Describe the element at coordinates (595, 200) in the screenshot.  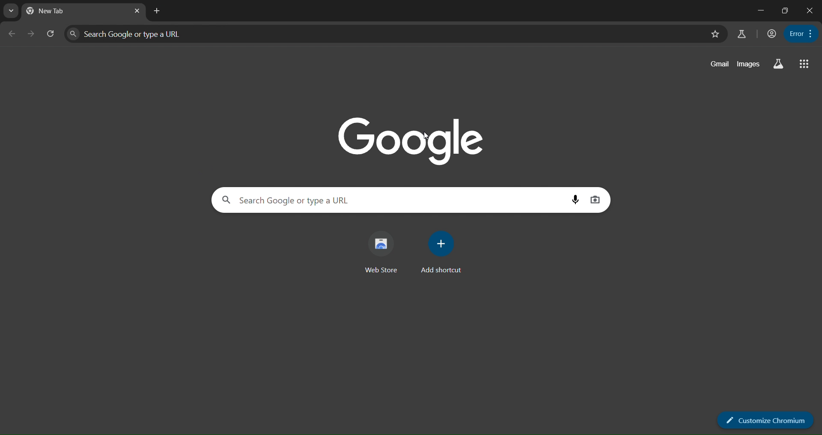
I see `image search` at that location.